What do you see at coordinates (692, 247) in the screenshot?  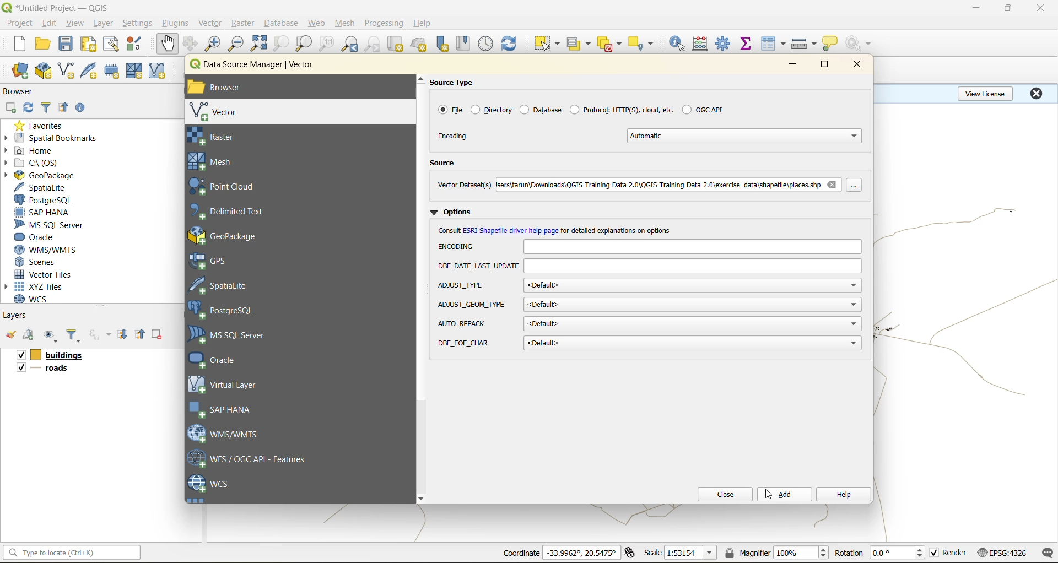 I see `encoding` at bounding box center [692, 247].